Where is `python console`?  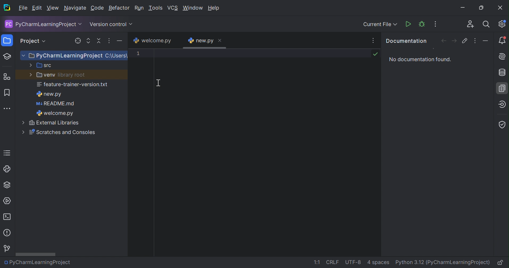 python console is located at coordinates (7, 169).